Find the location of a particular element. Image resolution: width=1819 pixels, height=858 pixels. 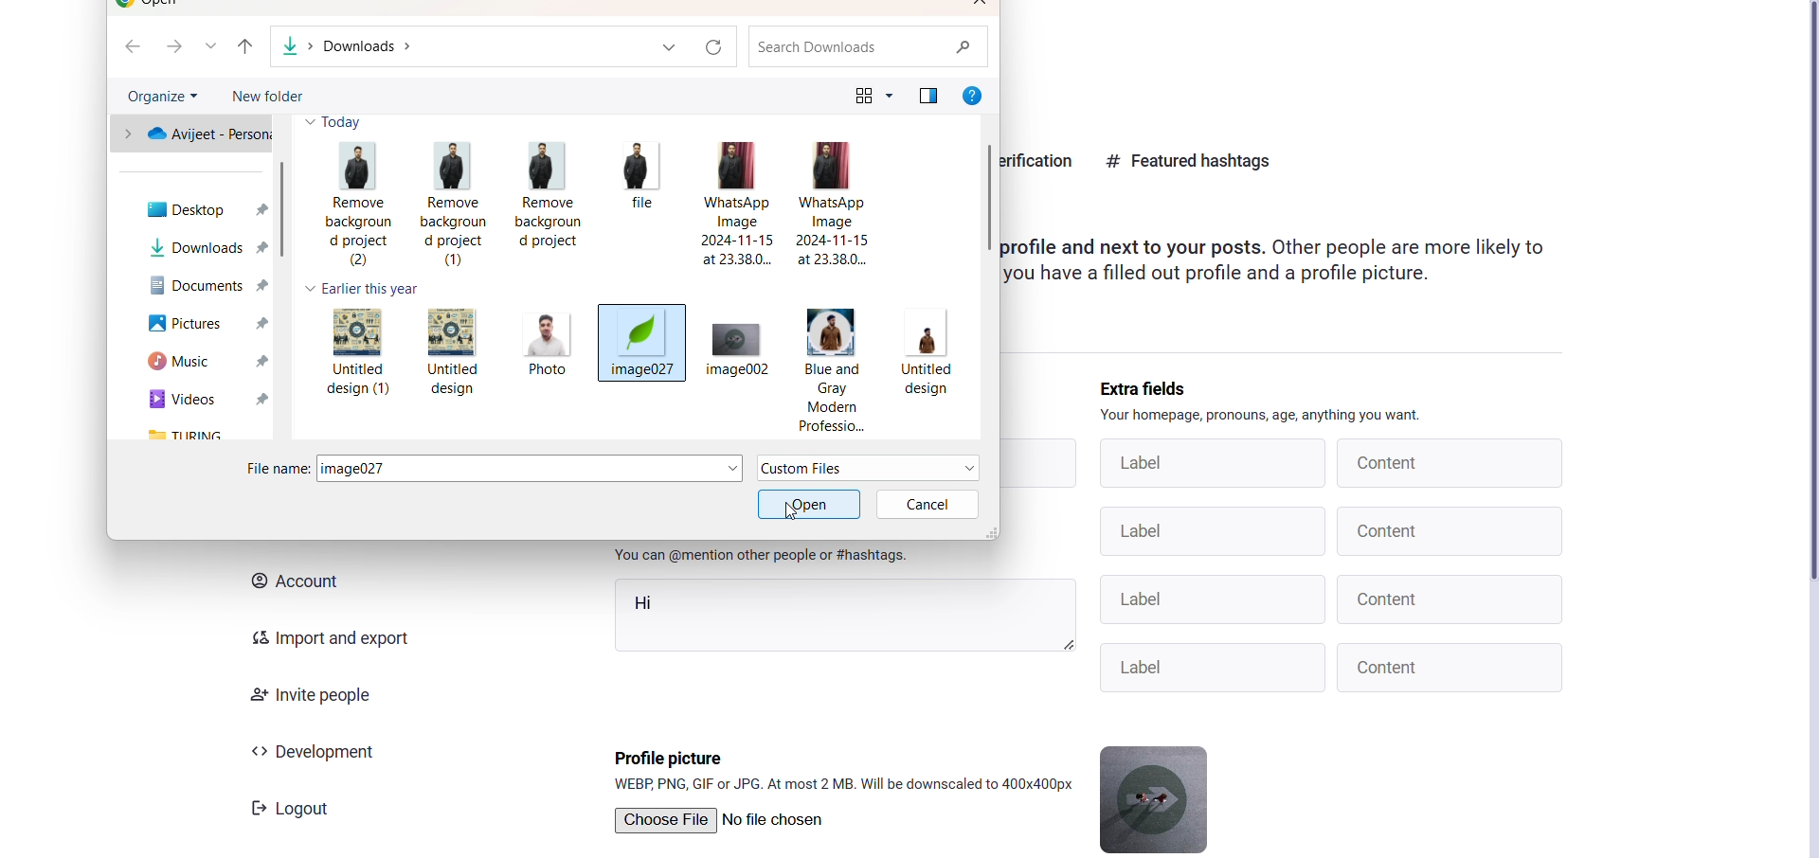

scroll bar is located at coordinates (988, 184).